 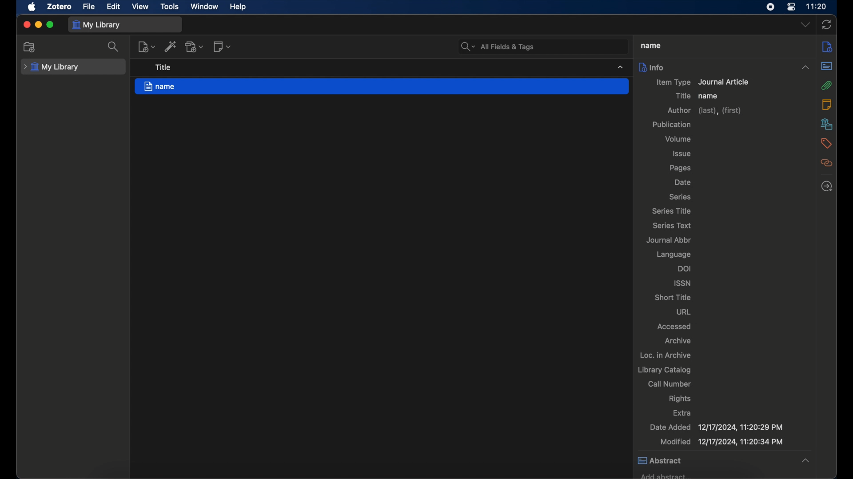 I want to click on language, so click(x=674, y=255).